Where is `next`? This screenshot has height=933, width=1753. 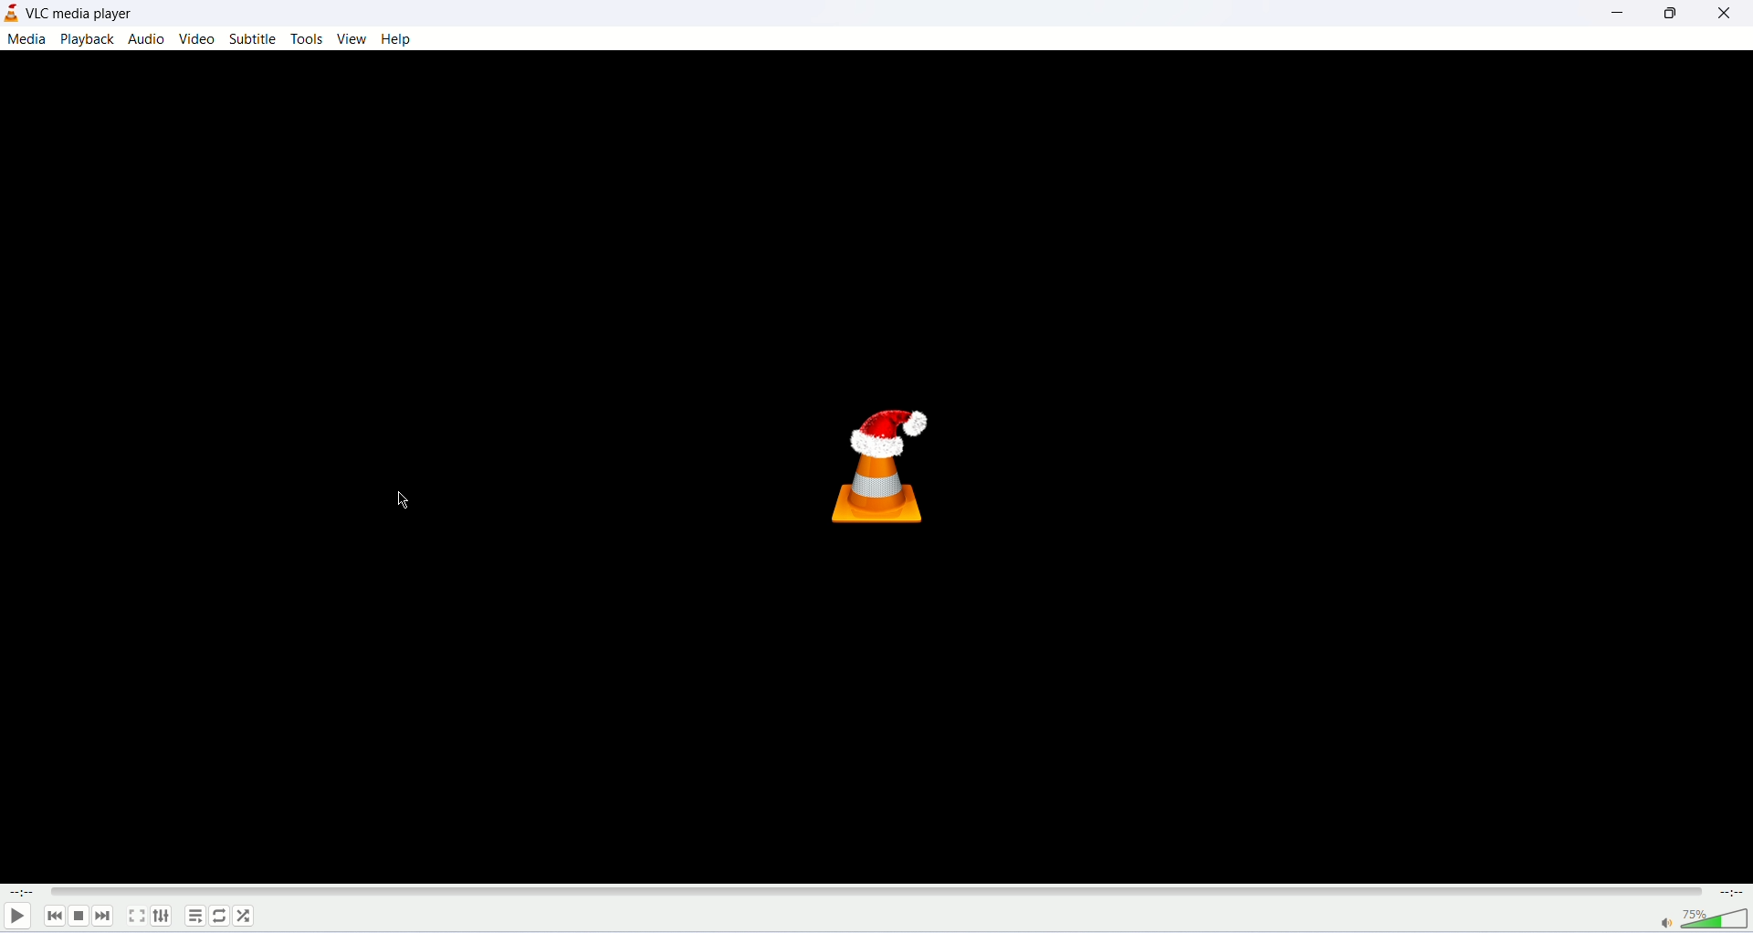
next is located at coordinates (107, 916).